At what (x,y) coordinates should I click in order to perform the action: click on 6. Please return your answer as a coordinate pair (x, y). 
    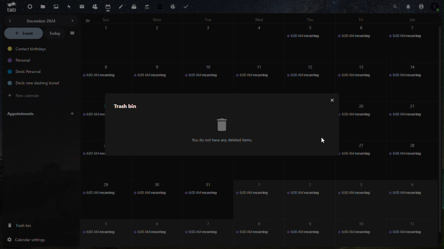
    Looking at the image, I should click on (360, 43).